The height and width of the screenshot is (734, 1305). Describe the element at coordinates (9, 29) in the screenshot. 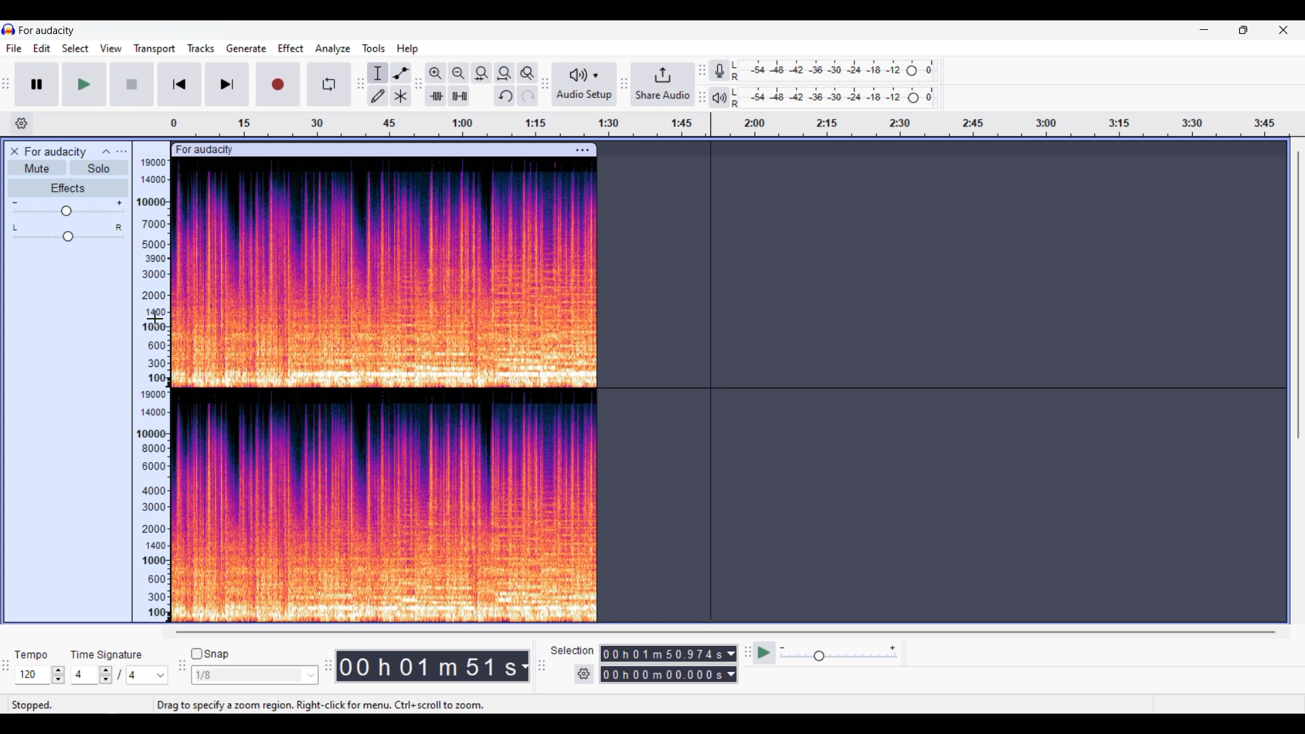

I see `Software logo` at that location.